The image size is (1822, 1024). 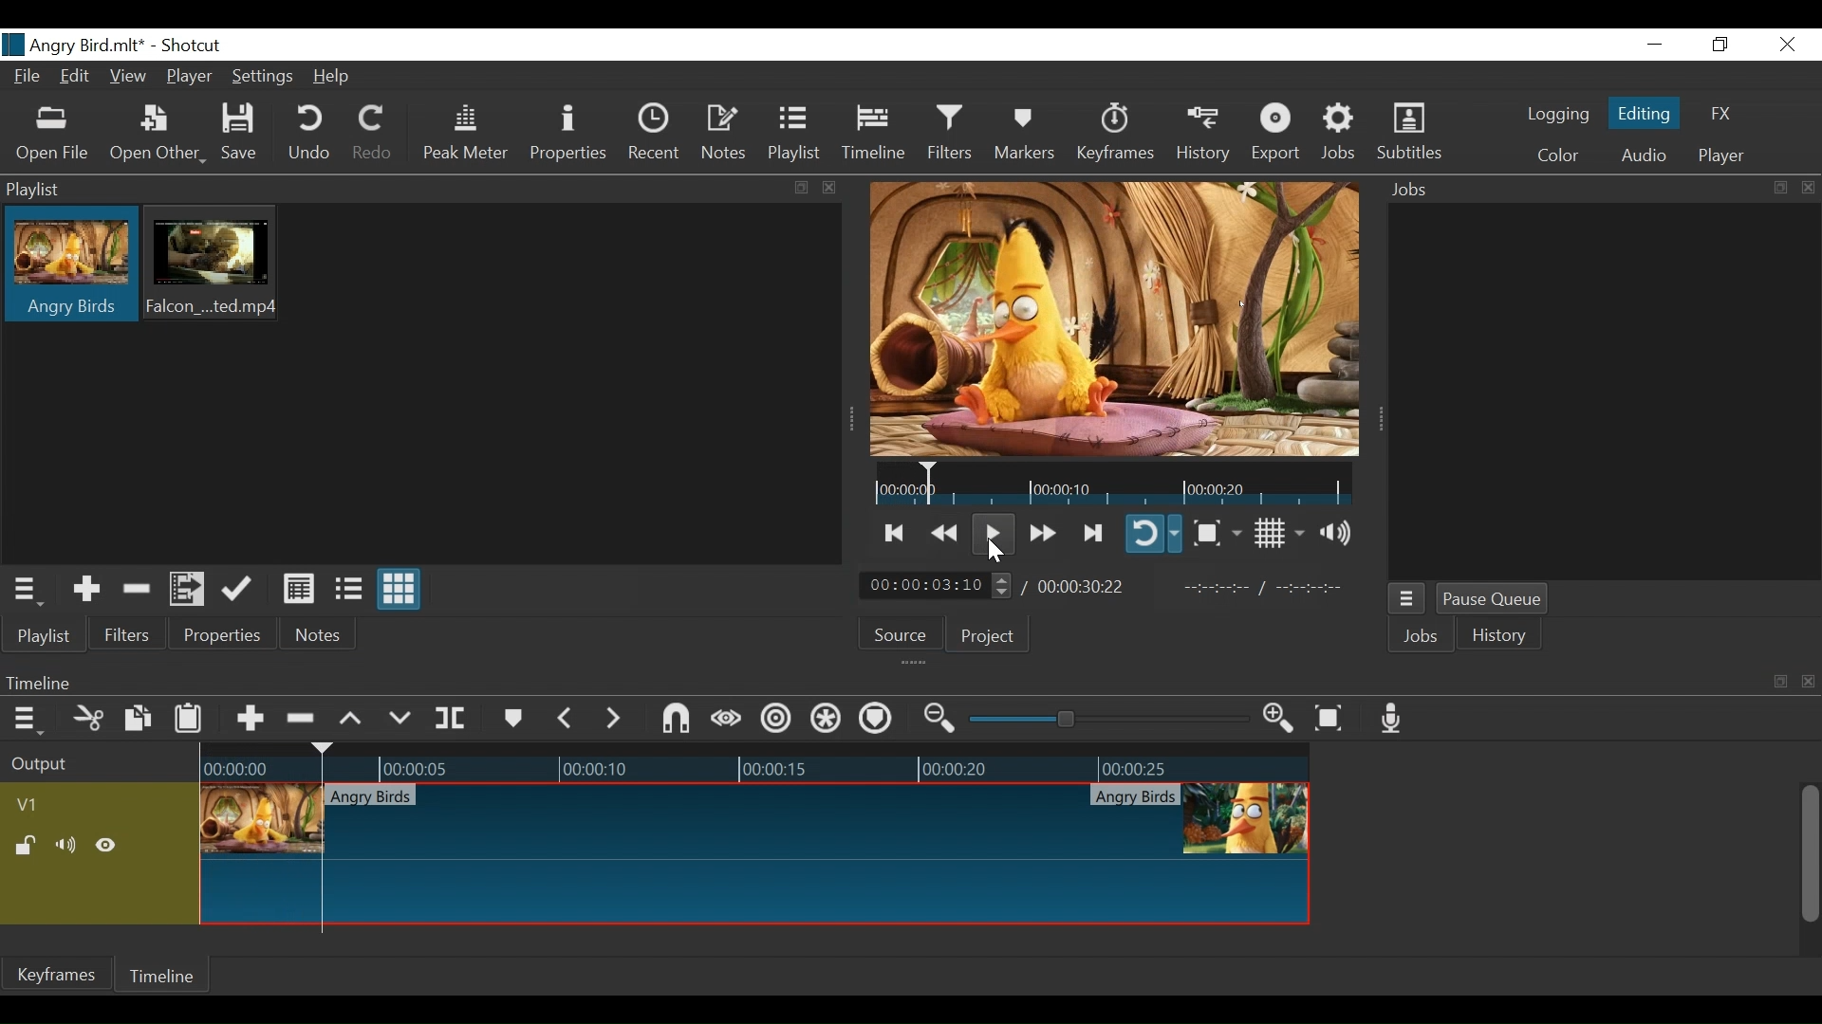 I want to click on Mute, so click(x=67, y=848).